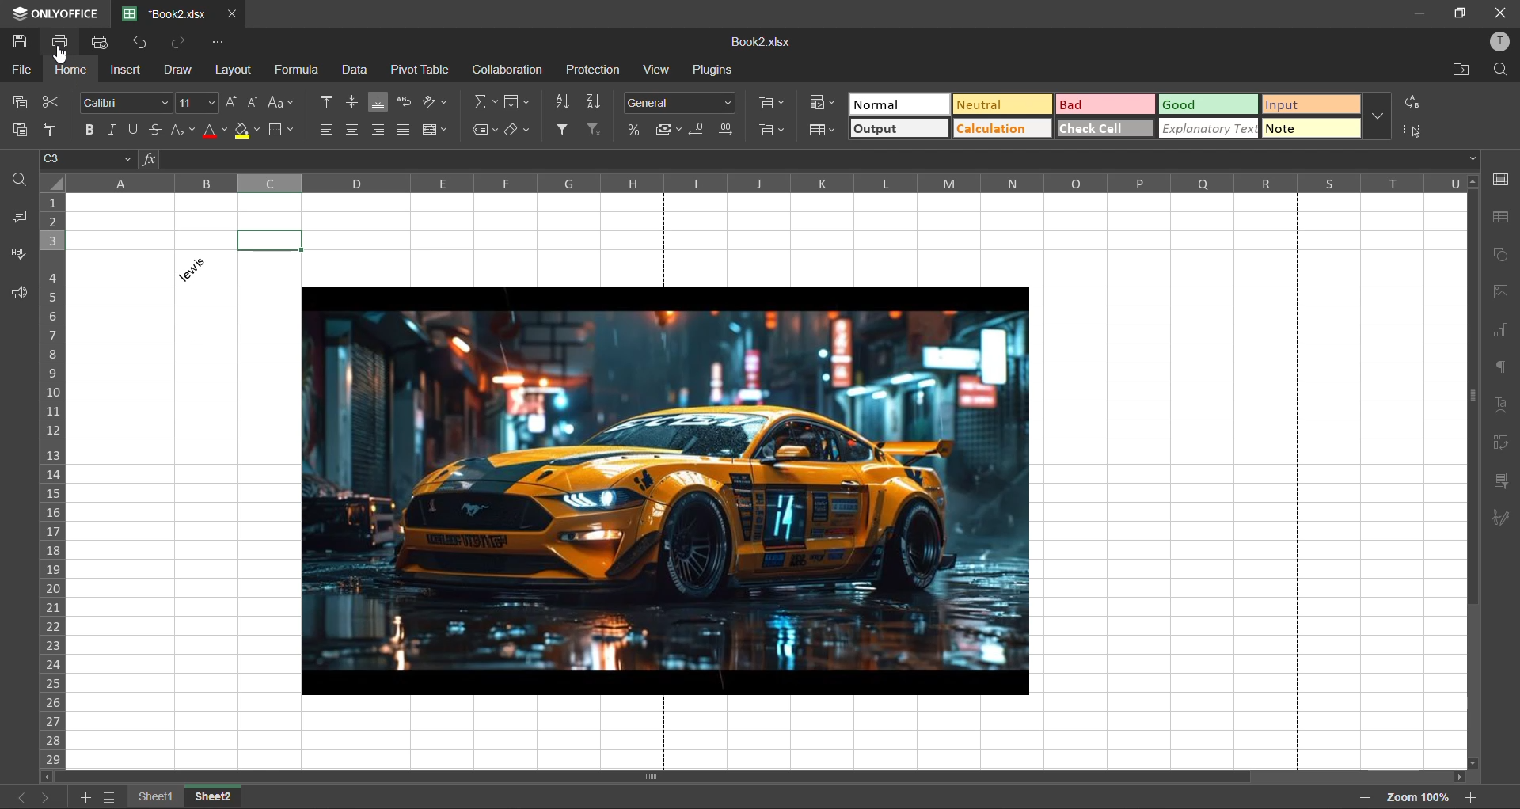 The height and width of the screenshot is (809, 1520). Describe the element at coordinates (507, 70) in the screenshot. I see `collaboration` at that location.